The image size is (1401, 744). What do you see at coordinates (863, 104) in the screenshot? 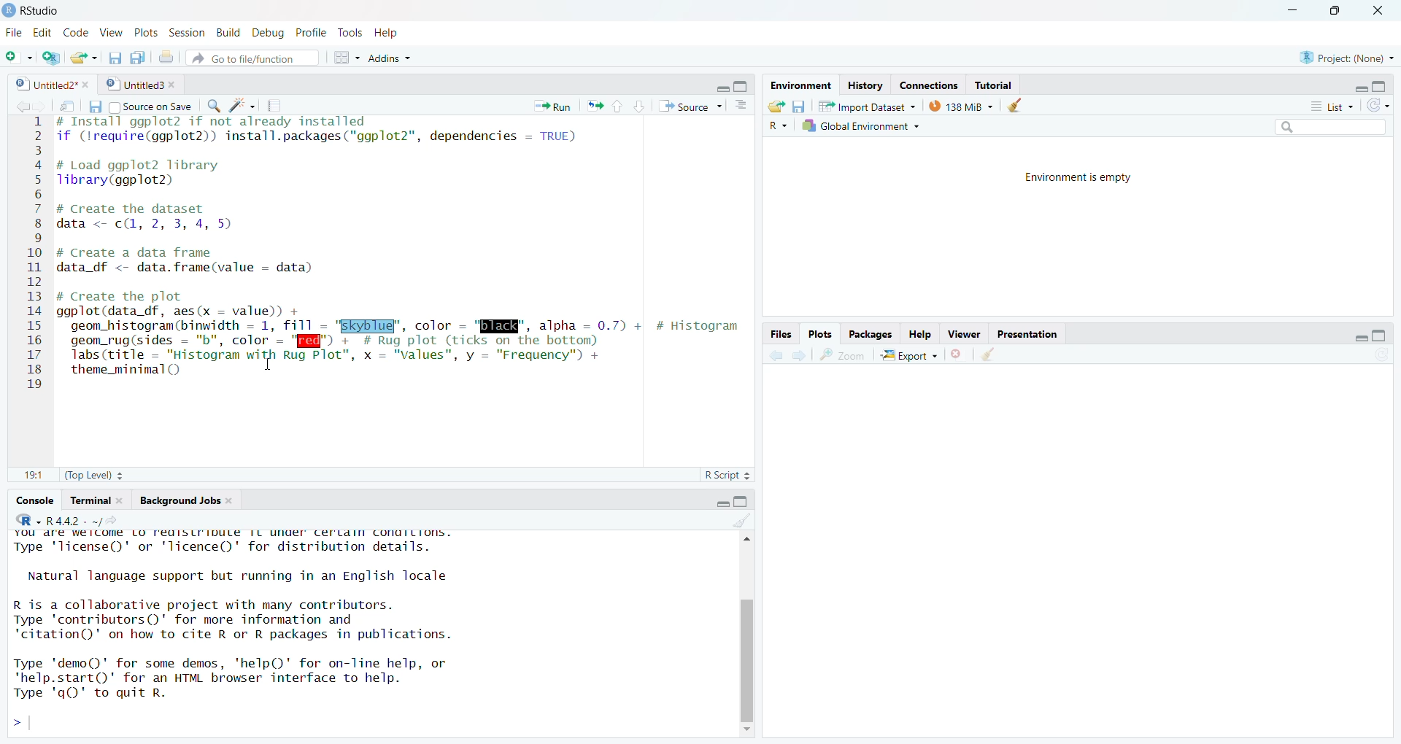
I see `57% 1mnort Dataset ~` at bounding box center [863, 104].